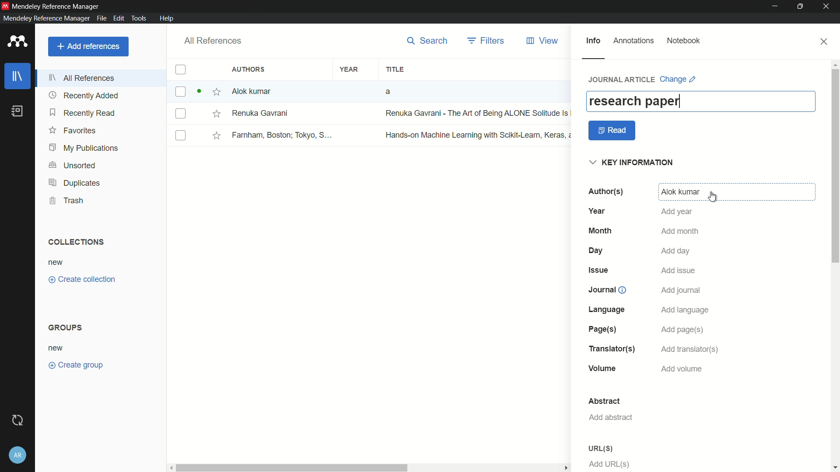  I want to click on add page, so click(682, 330).